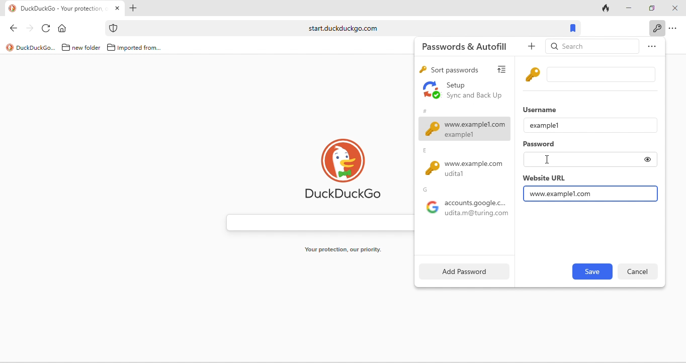  I want to click on add new tab, so click(134, 8).